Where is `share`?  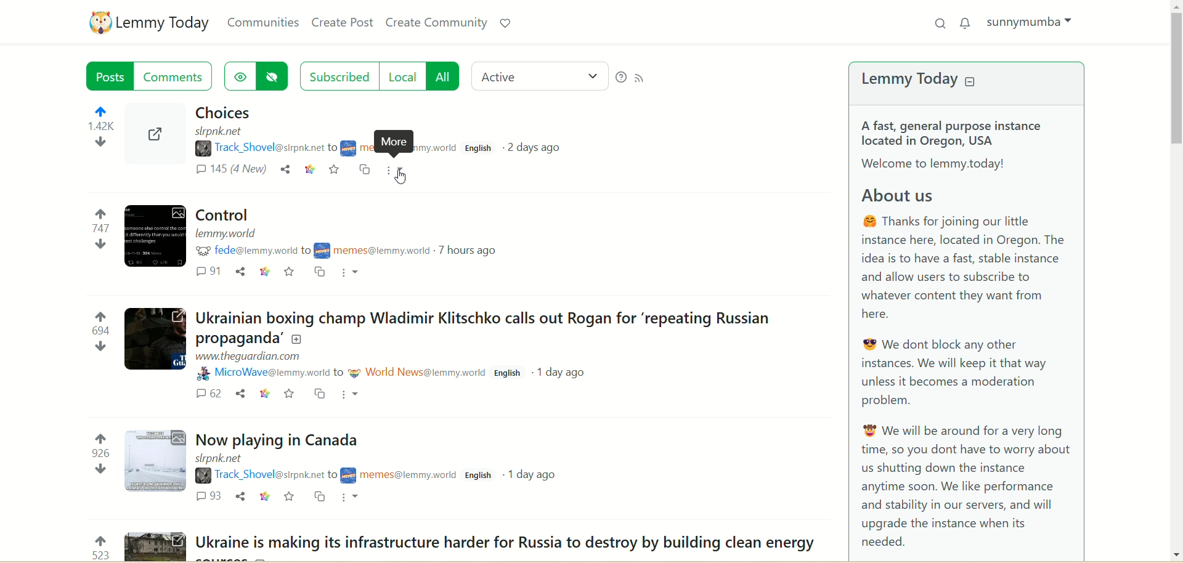 share is located at coordinates (239, 393).